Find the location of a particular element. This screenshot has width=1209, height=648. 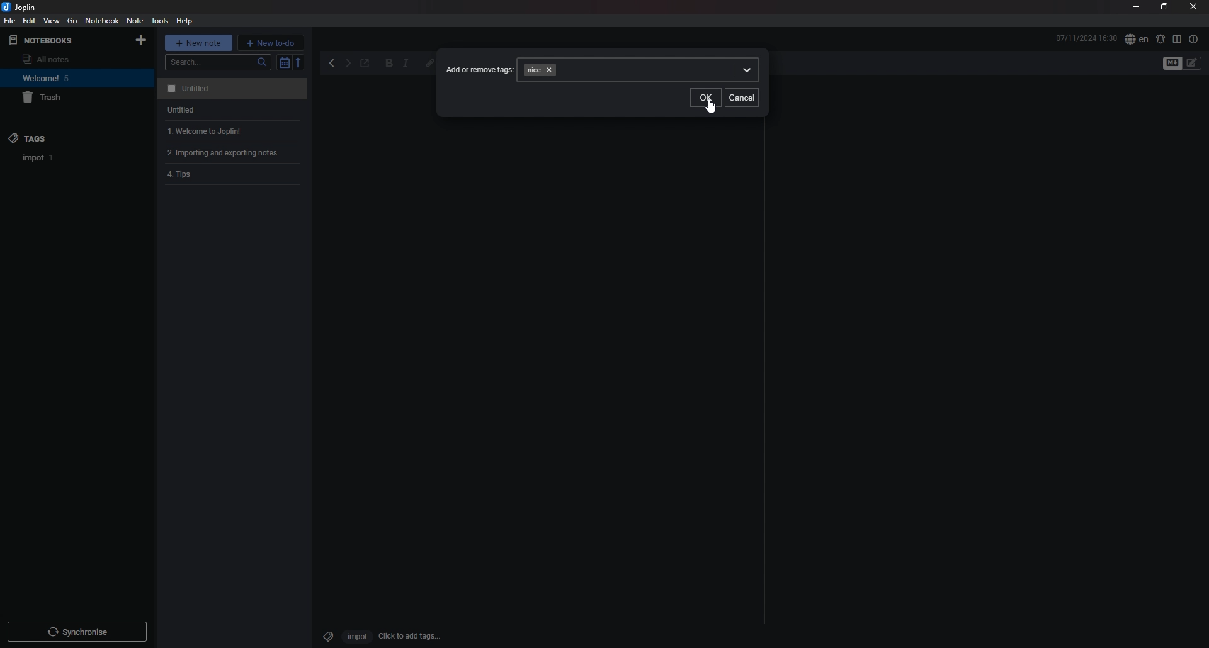

note properties is located at coordinates (1193, 39).